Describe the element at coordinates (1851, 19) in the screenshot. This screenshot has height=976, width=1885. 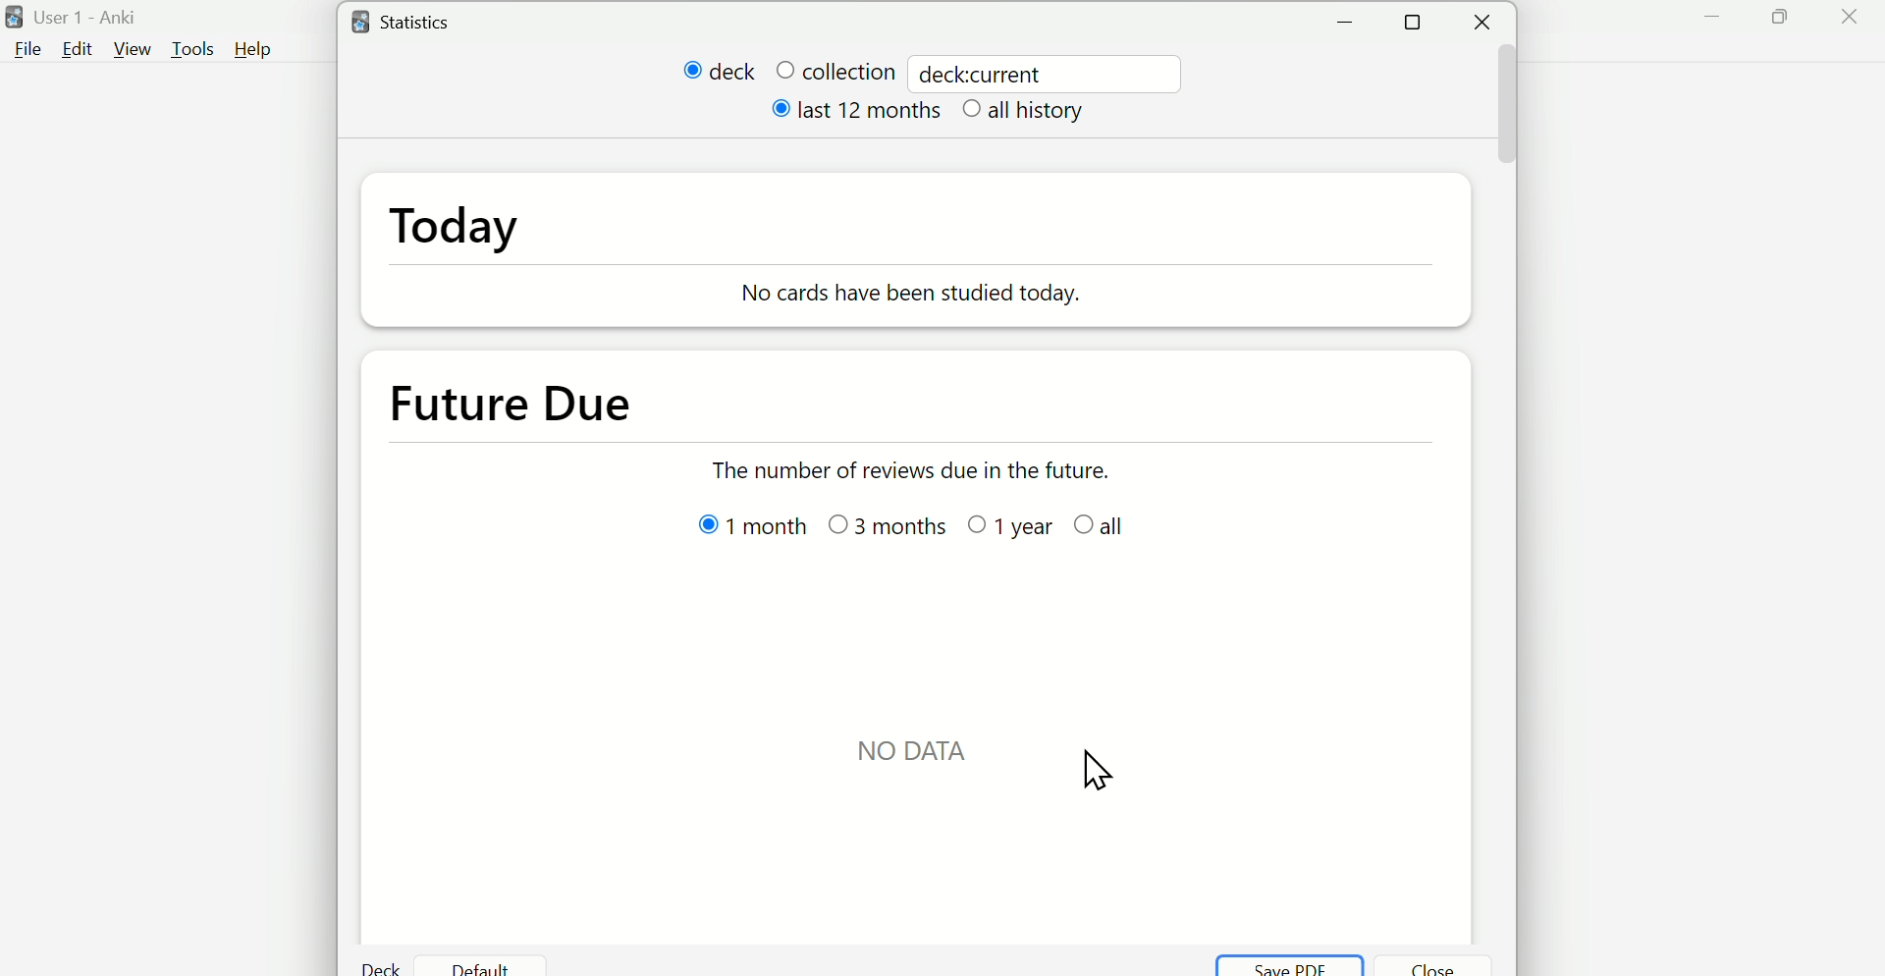
I see `Close` at that location.